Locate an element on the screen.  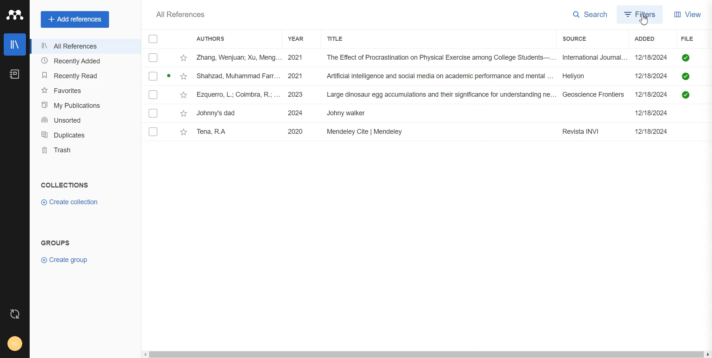
Filters is located at coordinates (640, 14).